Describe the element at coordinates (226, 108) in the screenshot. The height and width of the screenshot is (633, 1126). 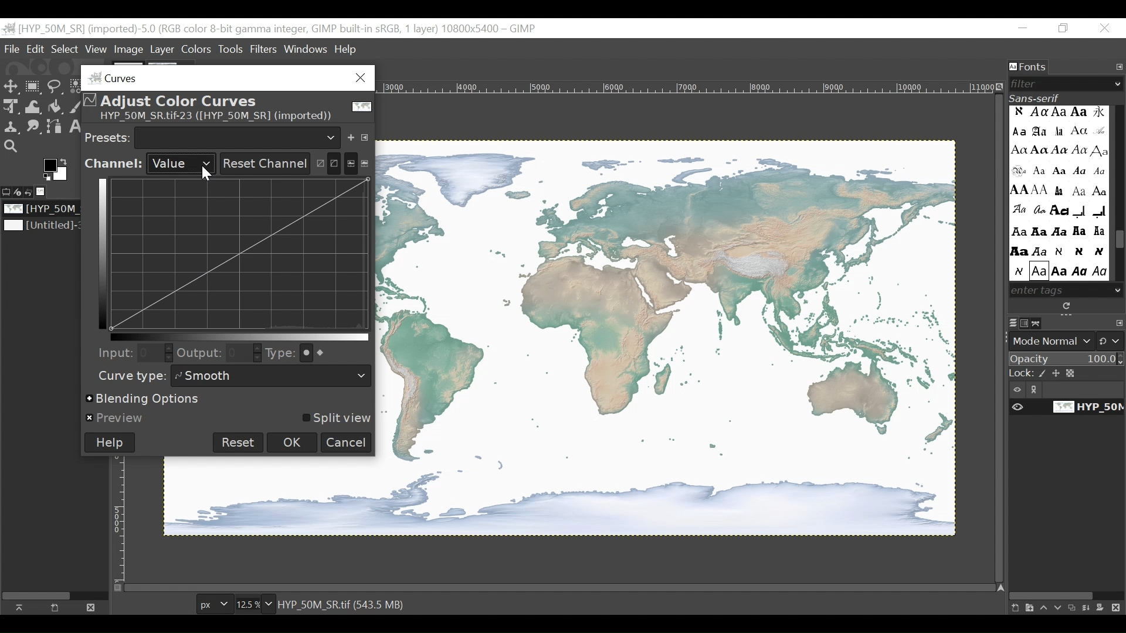
I see `Adjust Color Curves for the Image` at that location.